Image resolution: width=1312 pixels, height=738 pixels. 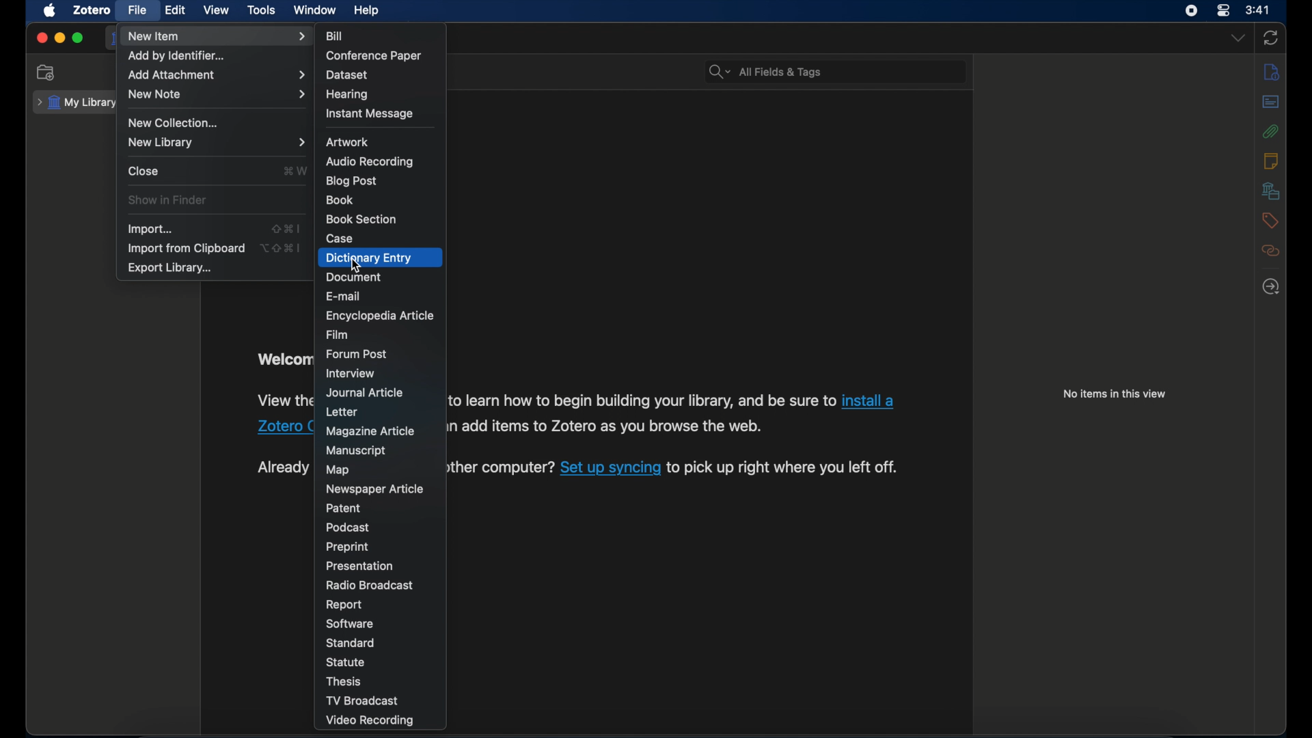 I want to click on interview, so click(x=350, y=373).